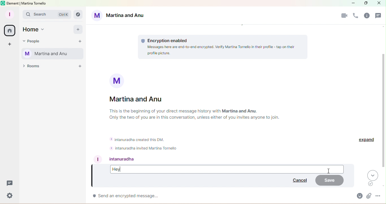 The width and height of the screenshot is (386, 204). What do you see at coordinates (329, 172) in the screenshot?
I see `Cursor` at bounding box center [329, 172].